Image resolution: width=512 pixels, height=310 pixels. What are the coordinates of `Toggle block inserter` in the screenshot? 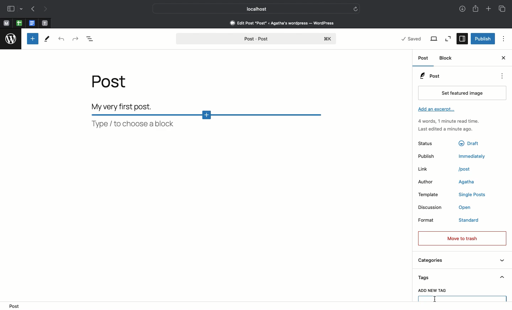 It's located at (32, 39).